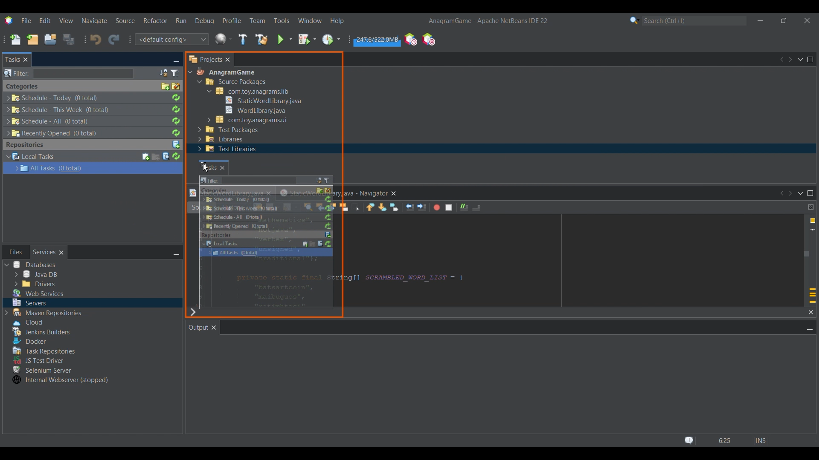  Describe the element at coordinates (355, 207) in the screenshot. I see `Toggle rectangular selection` at that location.